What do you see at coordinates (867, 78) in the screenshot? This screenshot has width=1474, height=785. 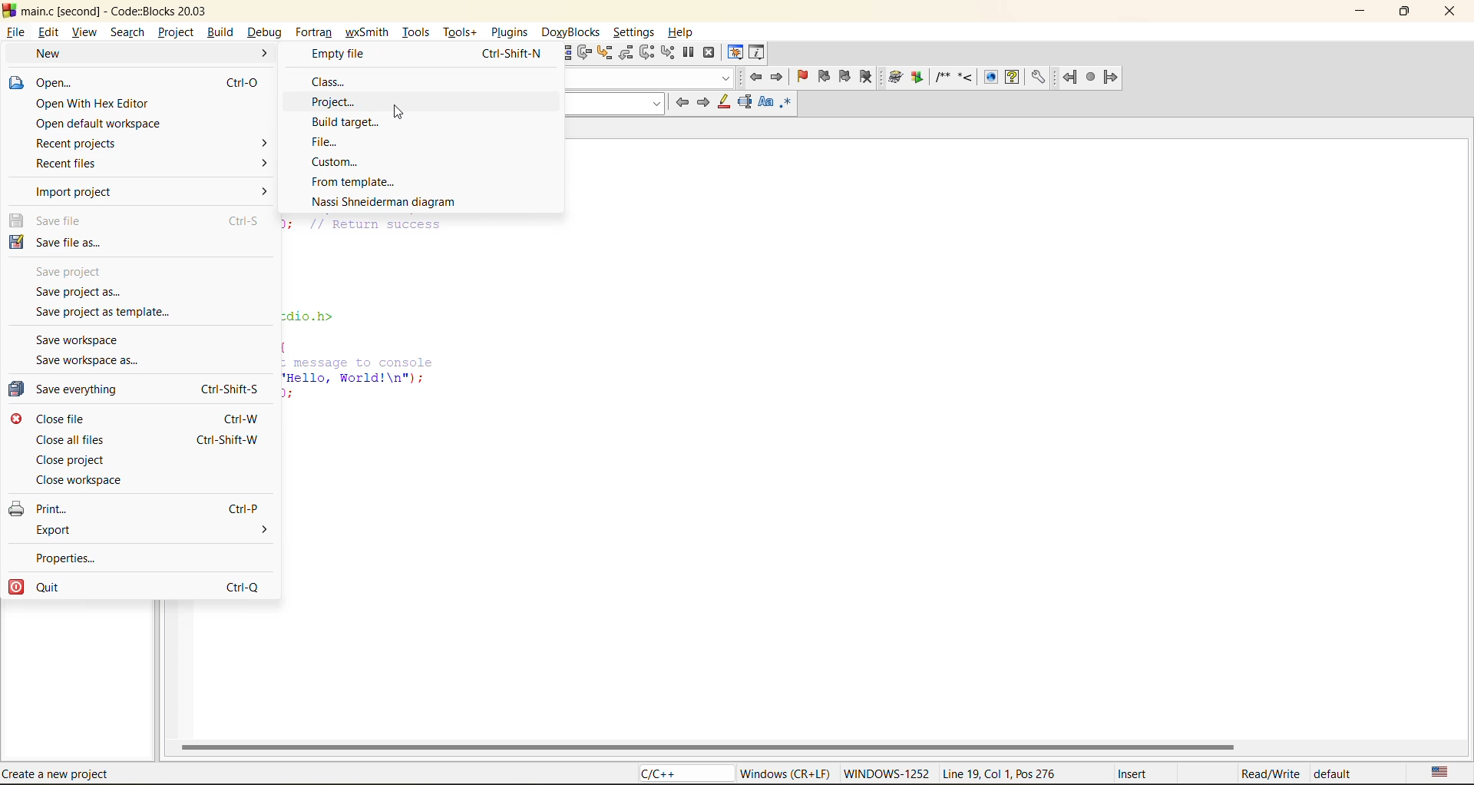 I see `clear bookmark` at bounding box center [867, 78].